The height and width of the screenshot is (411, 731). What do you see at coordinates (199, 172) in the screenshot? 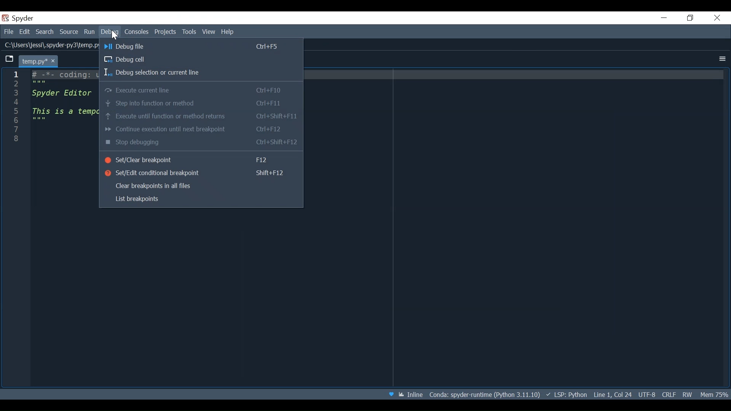
I see `Set/Edit conditional breakpoint` at bounding box center [199, 172].